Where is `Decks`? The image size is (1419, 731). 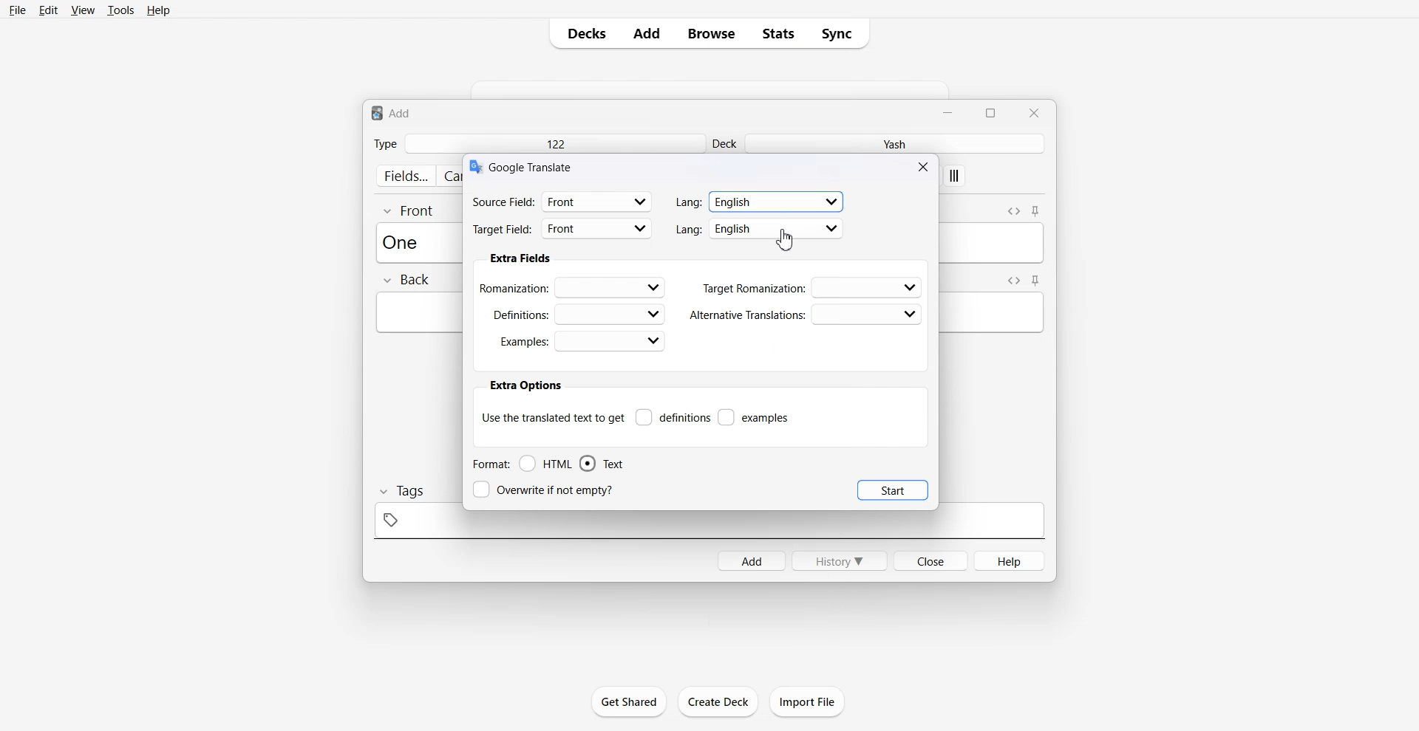 Decks is located at coordinates (582, 33).